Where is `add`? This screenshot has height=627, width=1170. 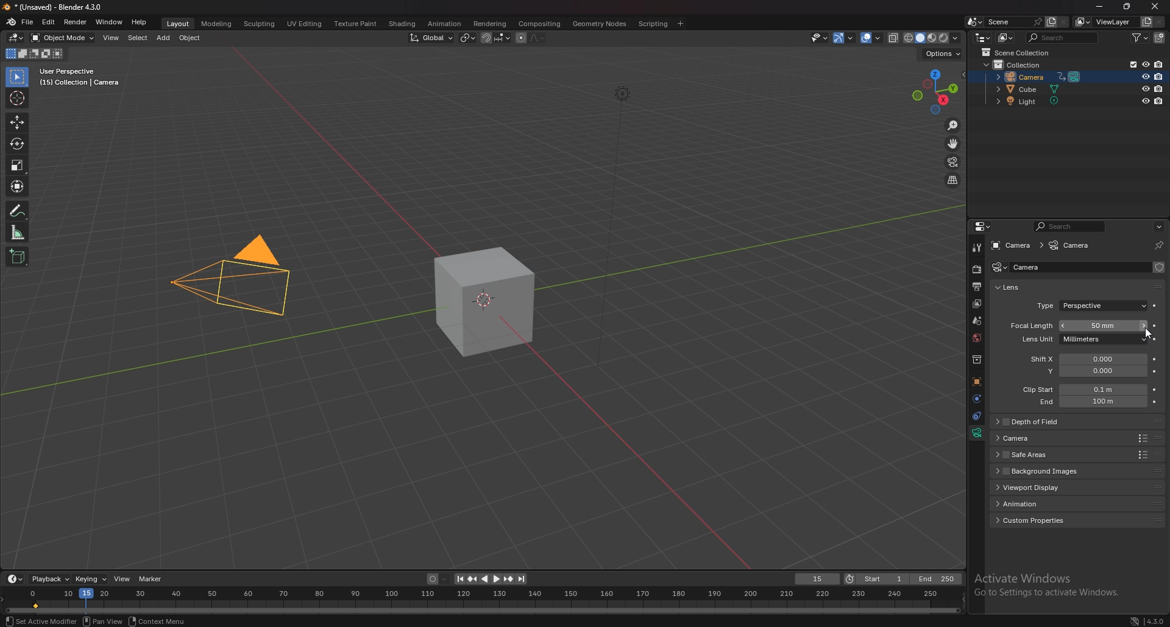 add is located at coordinates (163, 39).